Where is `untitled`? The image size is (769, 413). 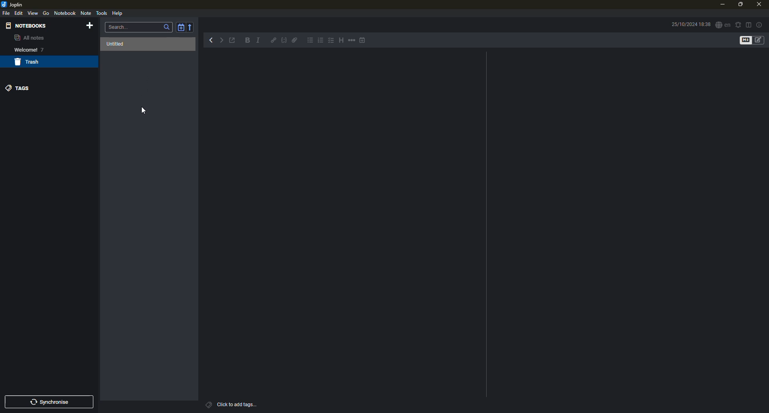
untitled is located at coordinates (117, 44).